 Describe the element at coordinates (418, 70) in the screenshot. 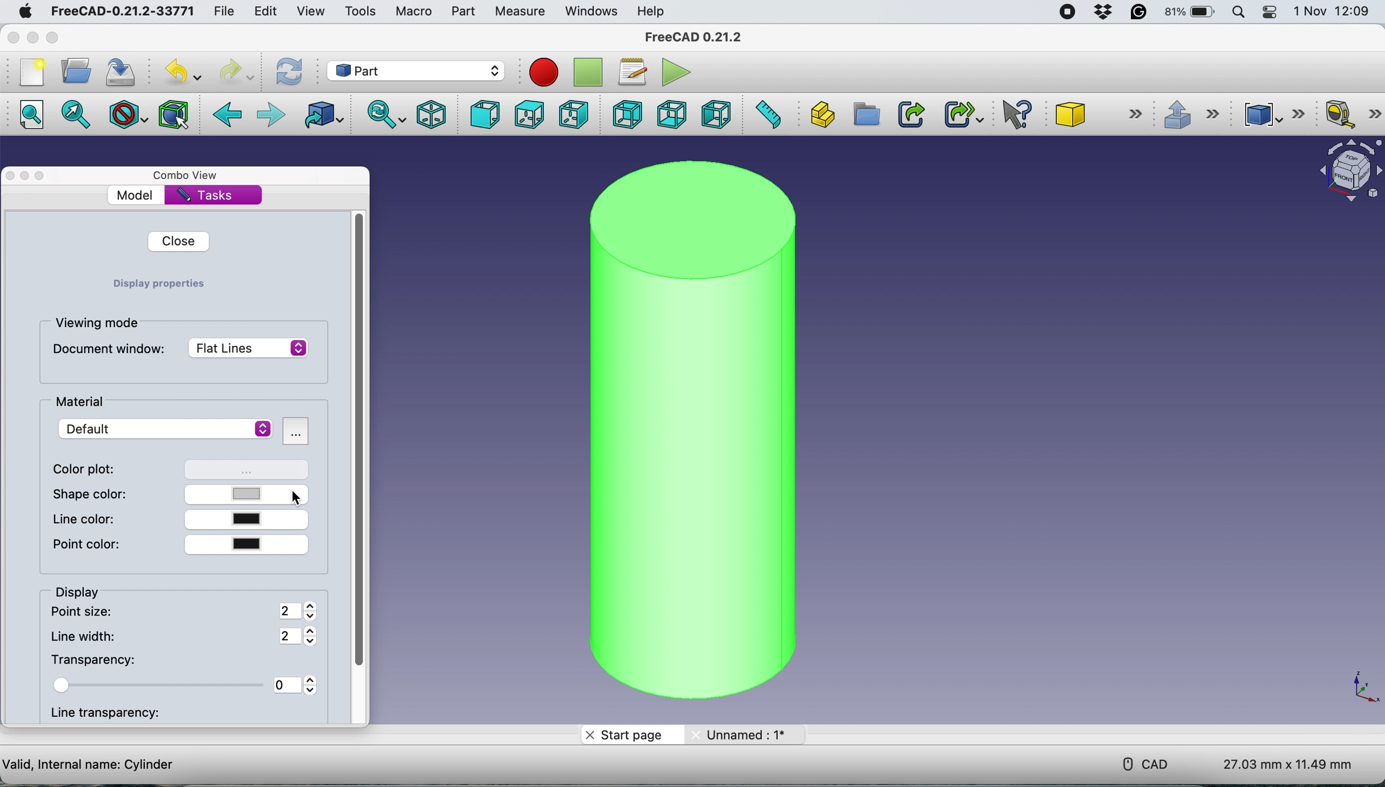

I see `workbench` at that location.